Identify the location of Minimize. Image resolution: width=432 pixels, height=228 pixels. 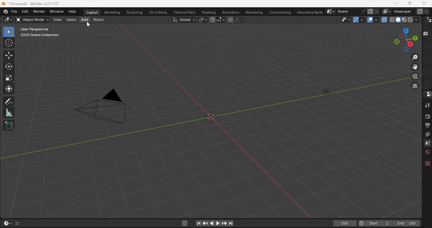
(394, 3).